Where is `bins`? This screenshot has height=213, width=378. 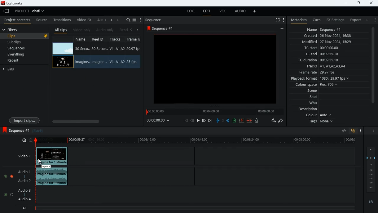 bins is located at coordinates (24, 69).